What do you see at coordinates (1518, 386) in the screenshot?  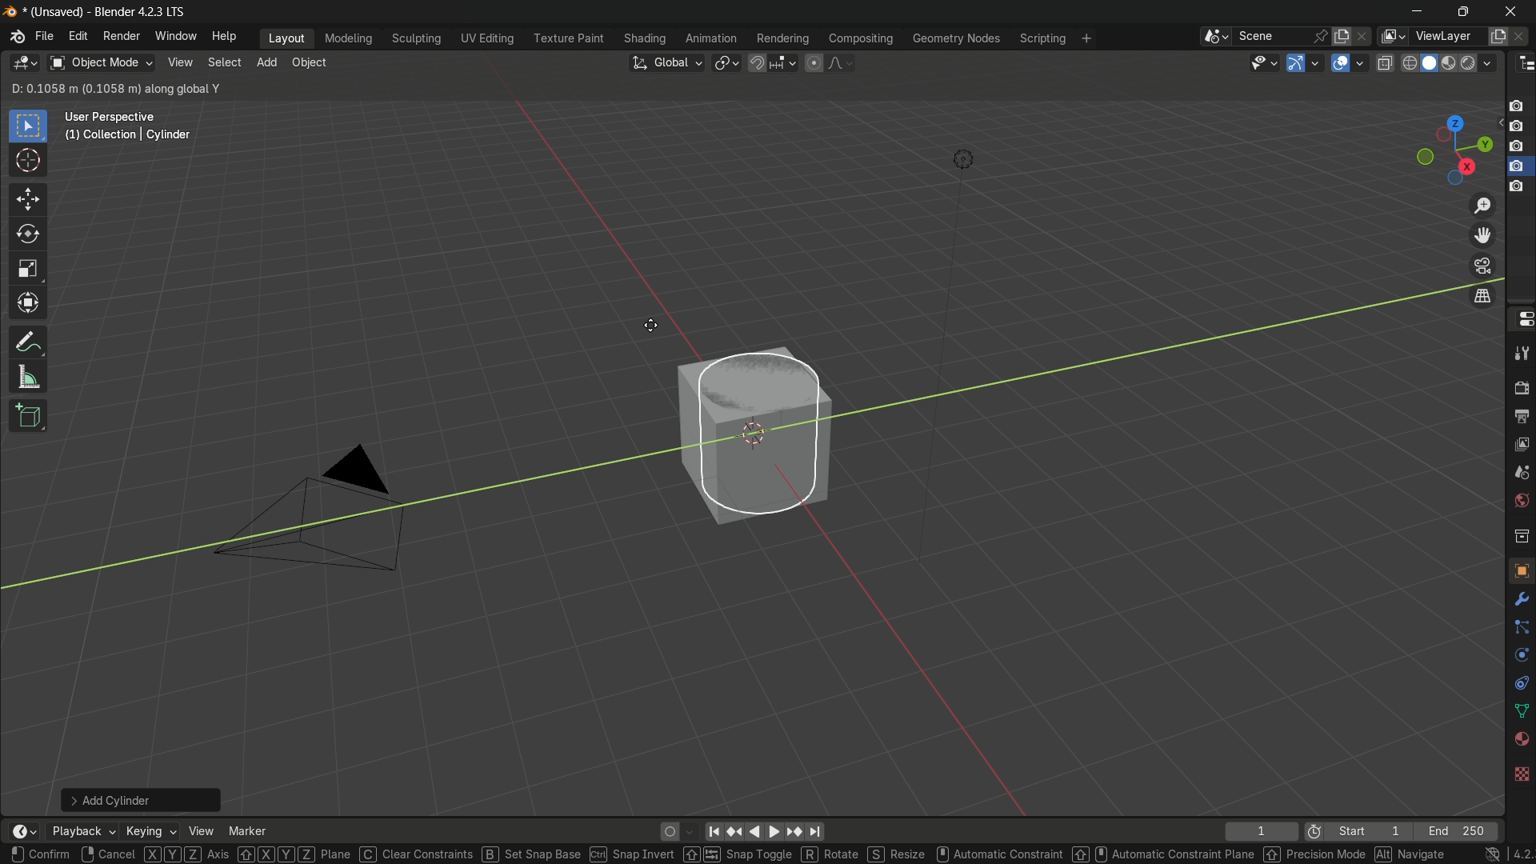 I see `render` at bounding box center [1518, 386].